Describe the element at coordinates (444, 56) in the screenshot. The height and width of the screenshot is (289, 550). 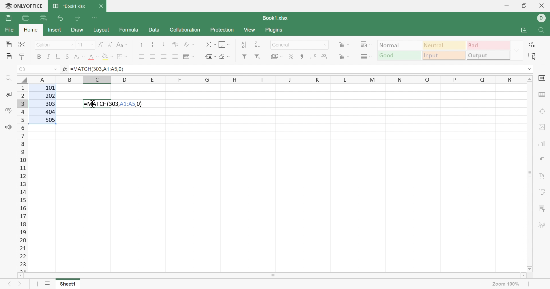
I see `Input` at that location.